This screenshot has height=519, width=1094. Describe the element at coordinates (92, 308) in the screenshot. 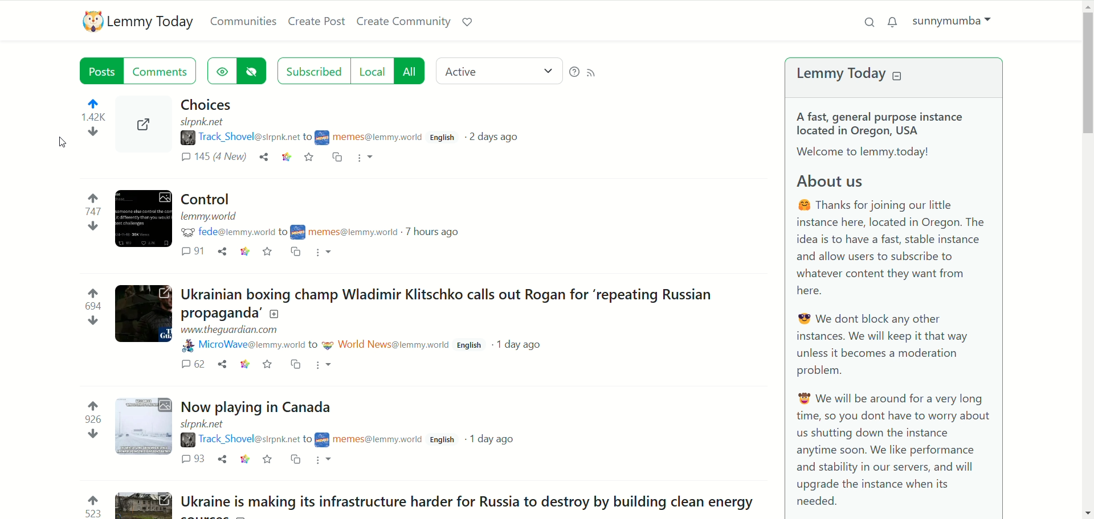

I see `694` at that location.